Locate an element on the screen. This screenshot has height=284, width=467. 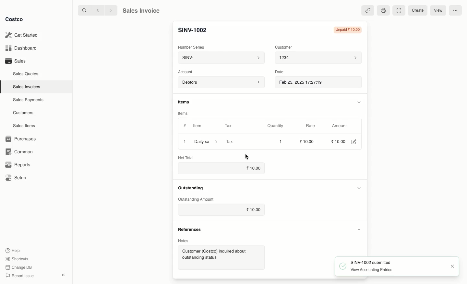
Sales Quotes is located at coordinates (25, 74).